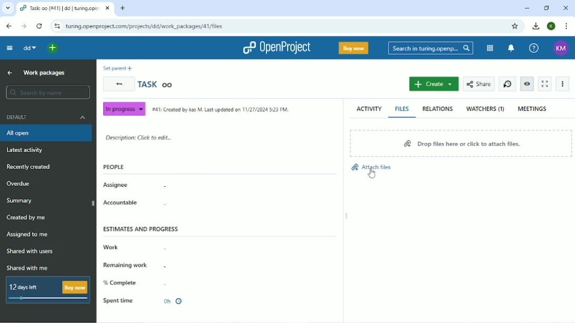 Image resolution: width=575 pixels, height=323 pixels. I want to click on Work packages, so click(44, 73).